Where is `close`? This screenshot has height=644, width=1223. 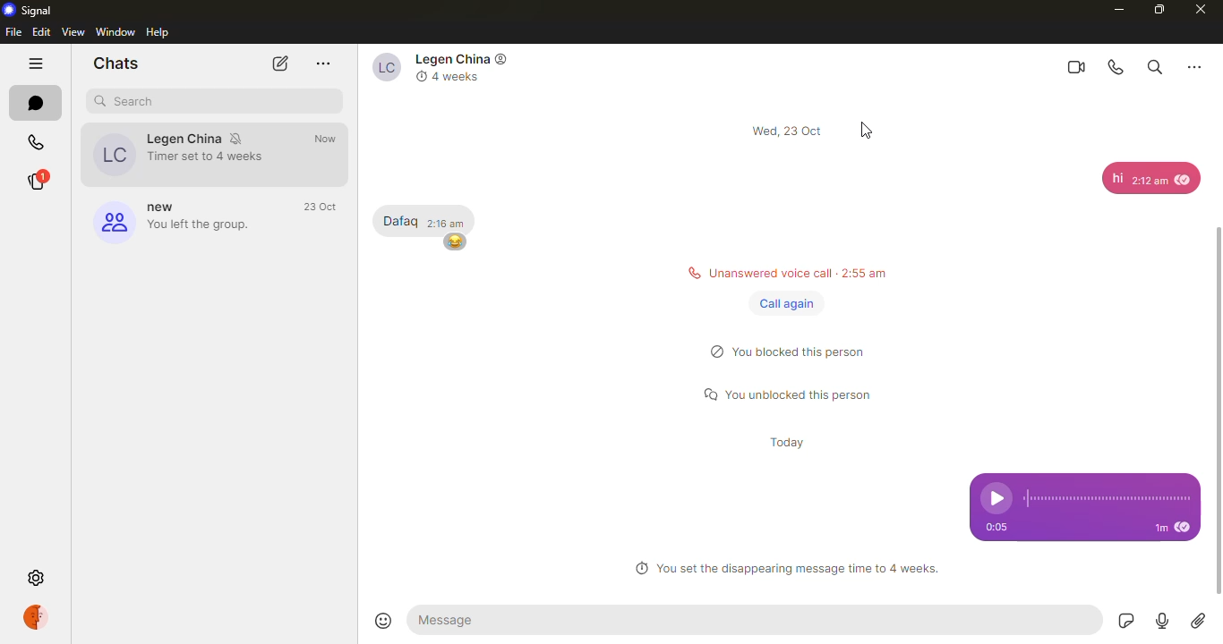 close is located at coordinates (1202, 10).